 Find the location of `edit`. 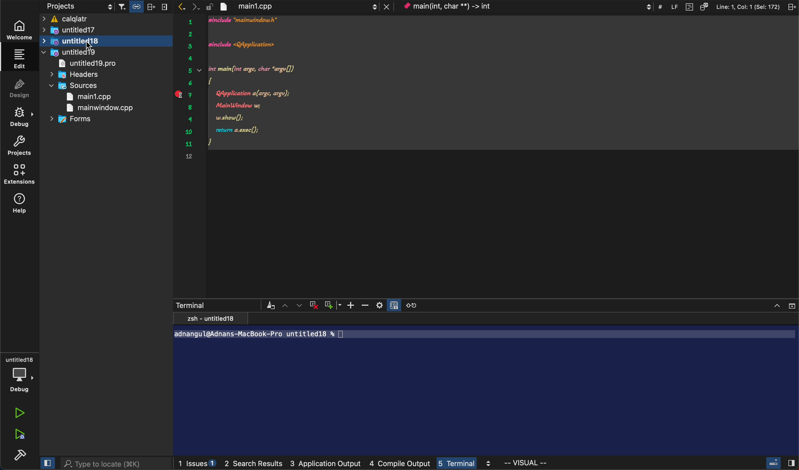

edit is located at coordinates (22, 59).